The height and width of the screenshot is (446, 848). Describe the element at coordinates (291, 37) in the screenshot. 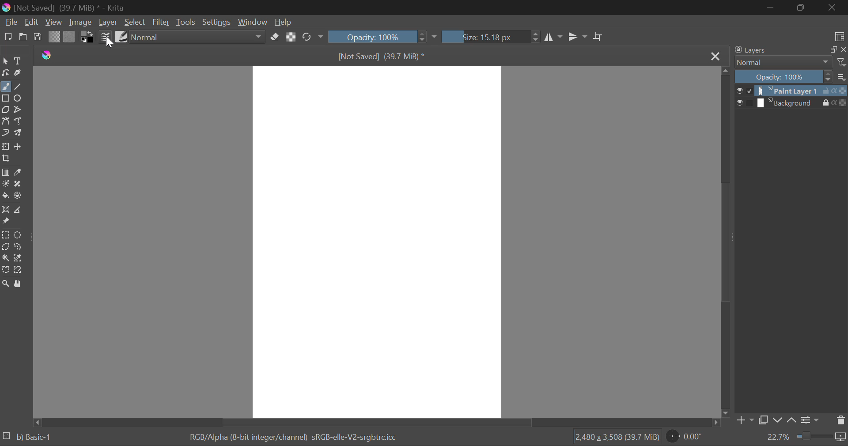

I see `Lock Alpha` at that location.